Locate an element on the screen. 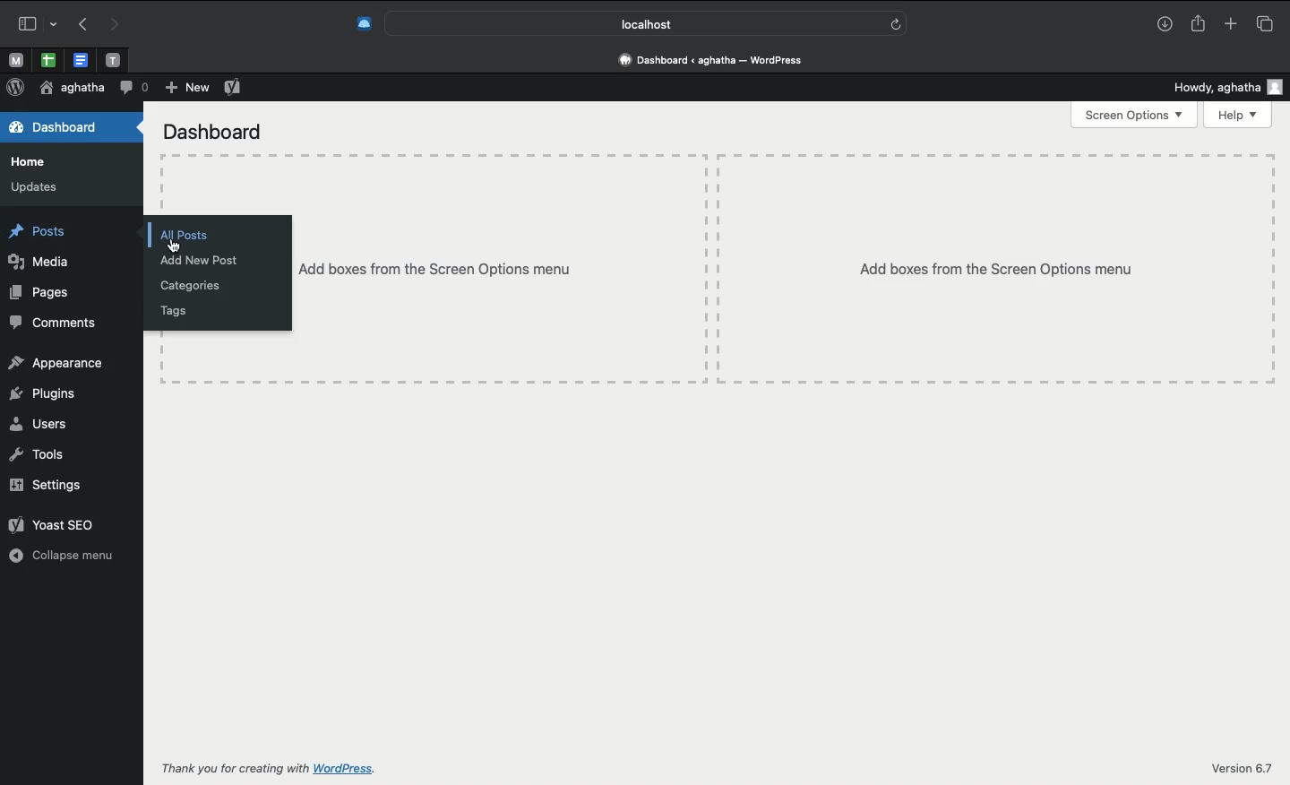 The image size is (1290, 785). Yoast  is located at coordinates (233, 88).